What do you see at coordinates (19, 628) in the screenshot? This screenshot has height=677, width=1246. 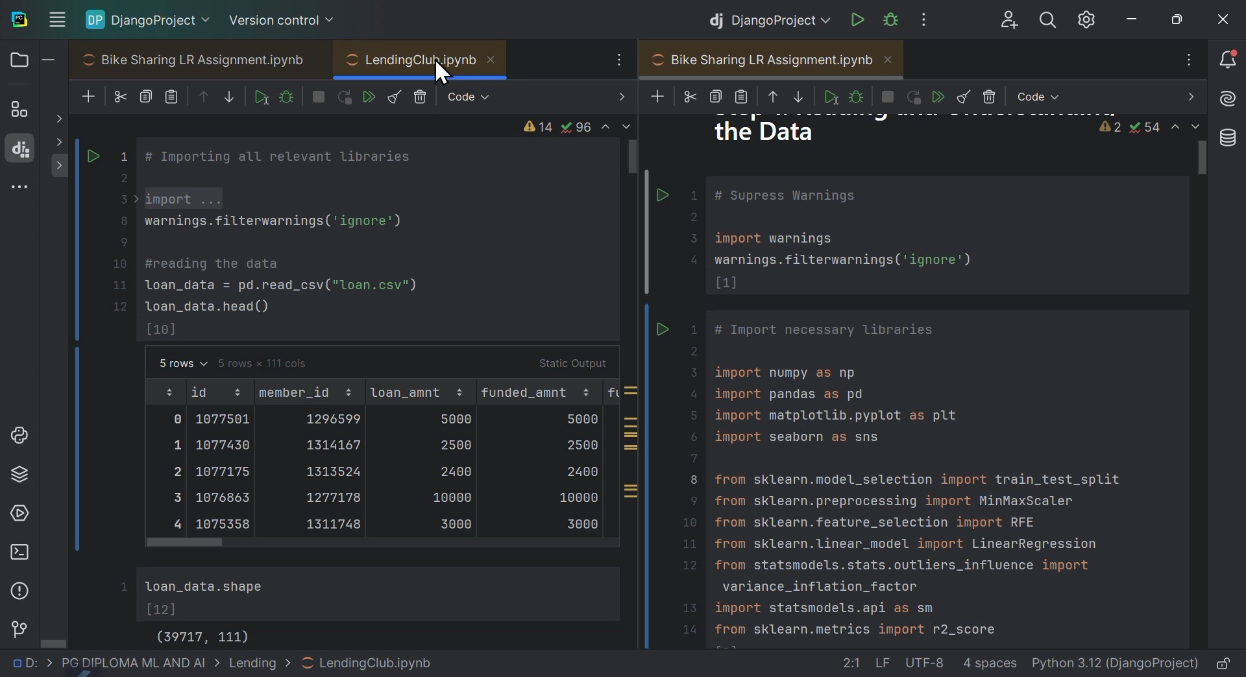 I see `Version control` at bounding box center [19, 628].